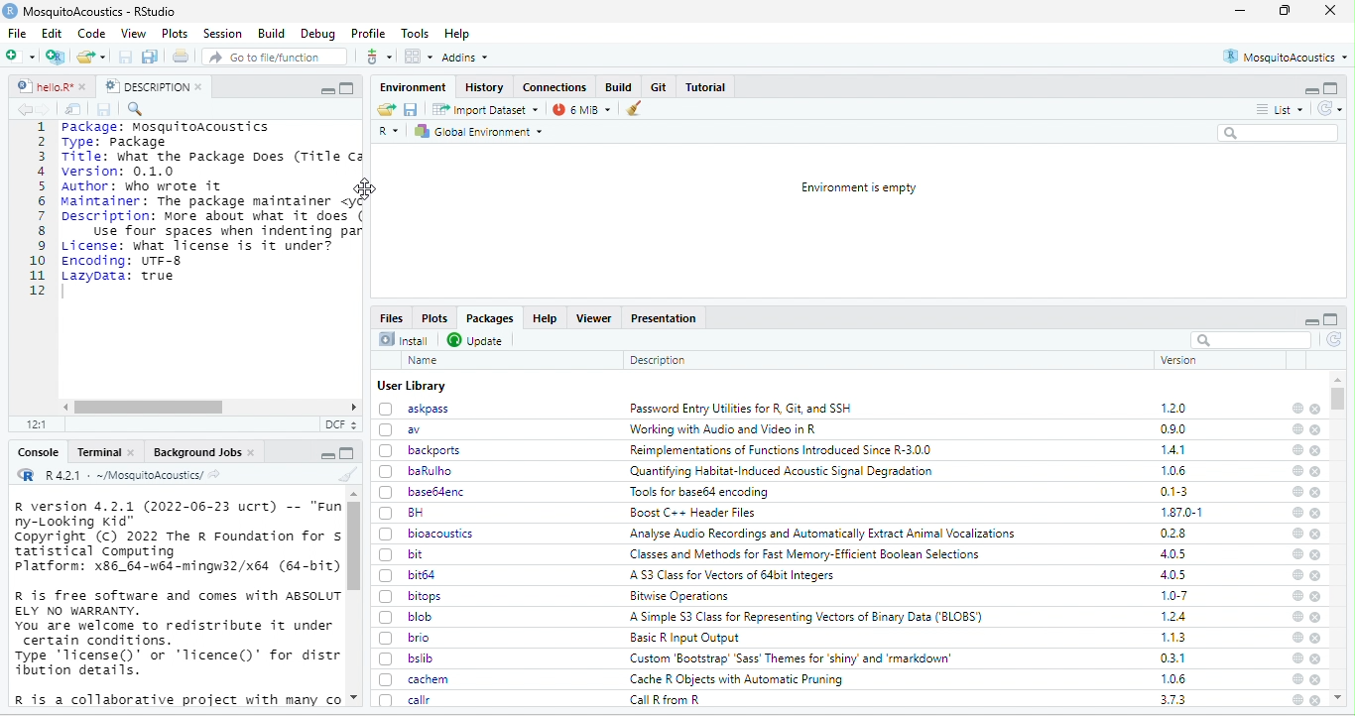 The height and width of the screenshot is (716, 1355). I want to click on Classes and Methods for Fast Memory-Efficient Boolean Selections, so click(803, 554).